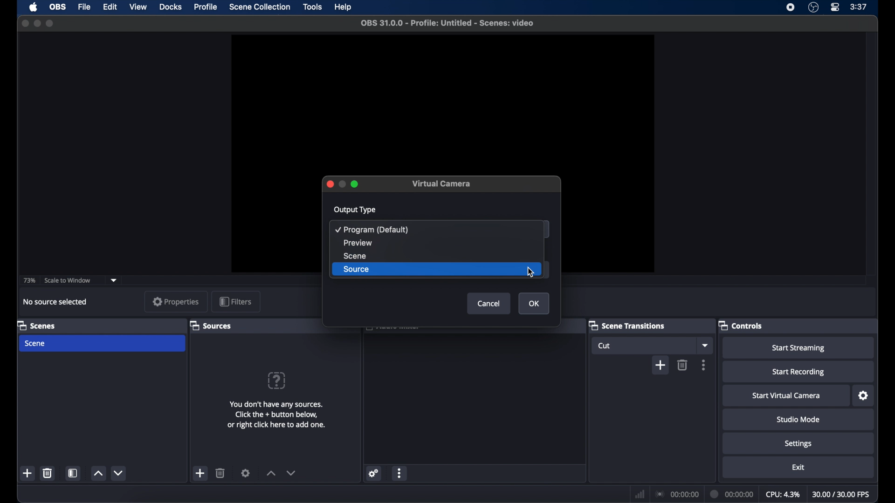 The height and width of the screenshot is (503, 895). What do you see at coordinates (733, 494) in the screenshot?
I see `duration` at bounding box center [733, 494].